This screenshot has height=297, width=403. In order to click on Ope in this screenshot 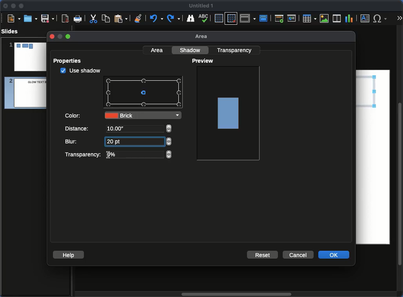, I will do `click(31, 18)`.